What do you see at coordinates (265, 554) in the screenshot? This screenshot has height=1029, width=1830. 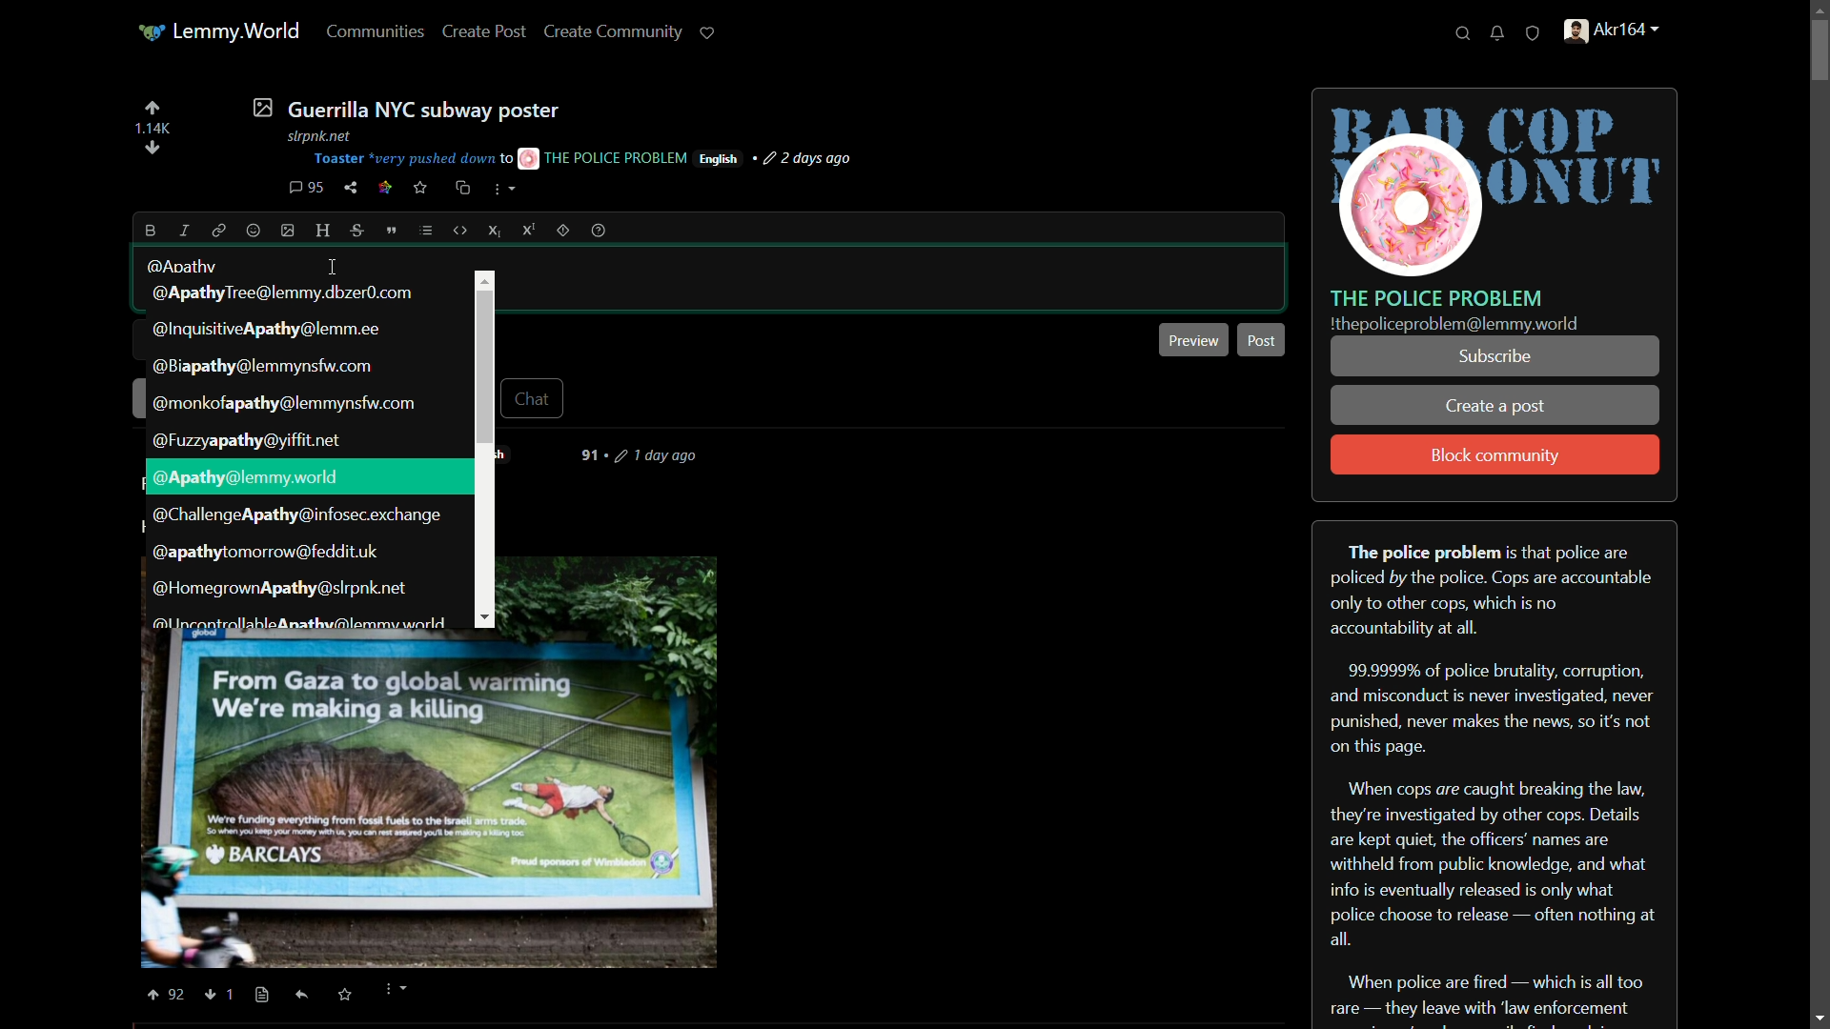 I see `suggestion-8` at bounding box center [265, 554].